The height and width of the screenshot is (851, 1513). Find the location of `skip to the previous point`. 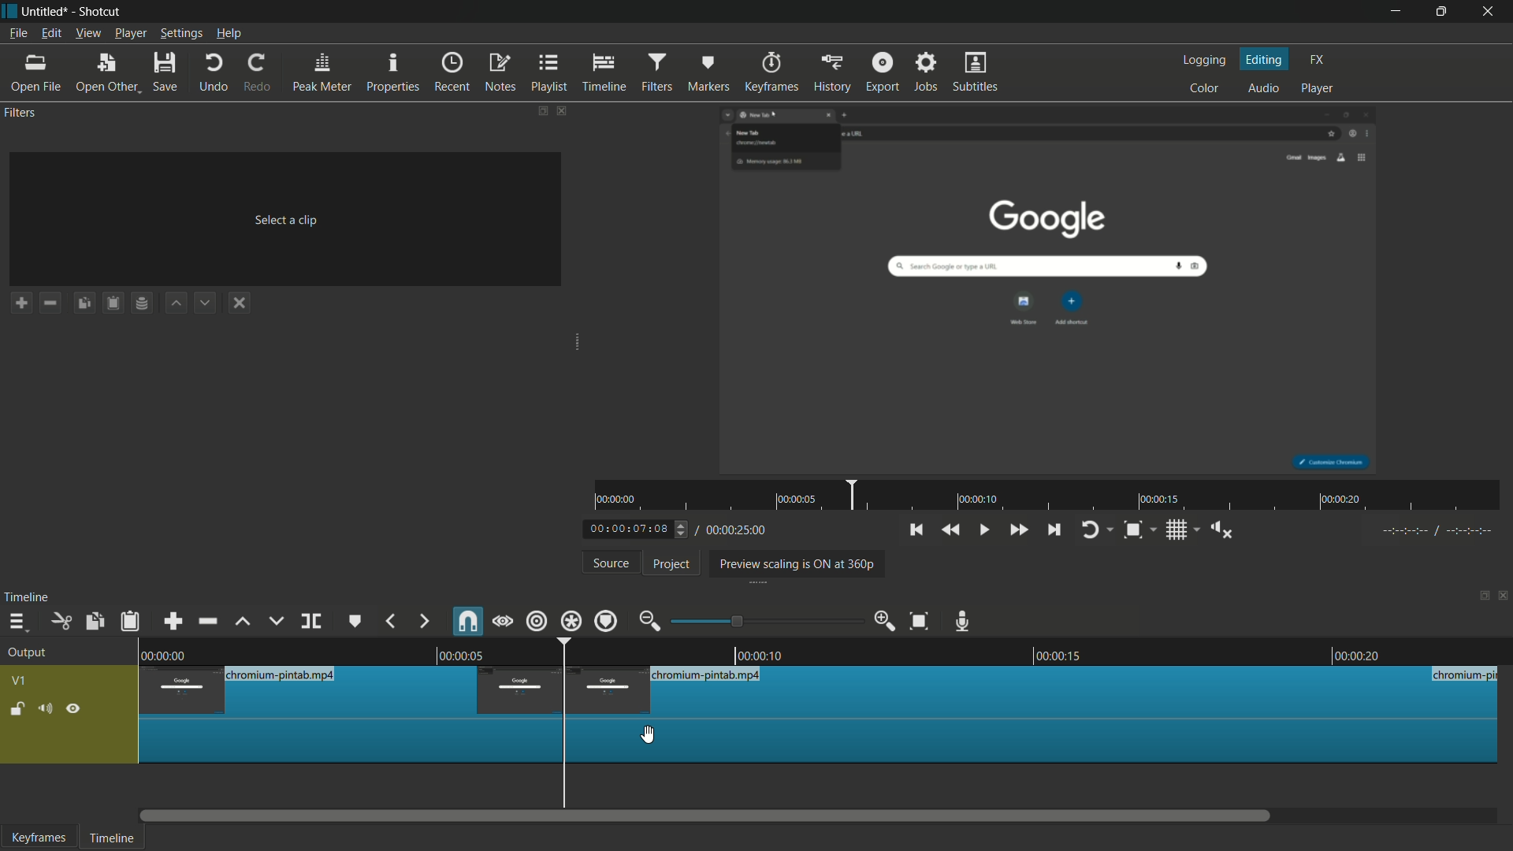

skip to the previous point is located at coordinates (915, 530).